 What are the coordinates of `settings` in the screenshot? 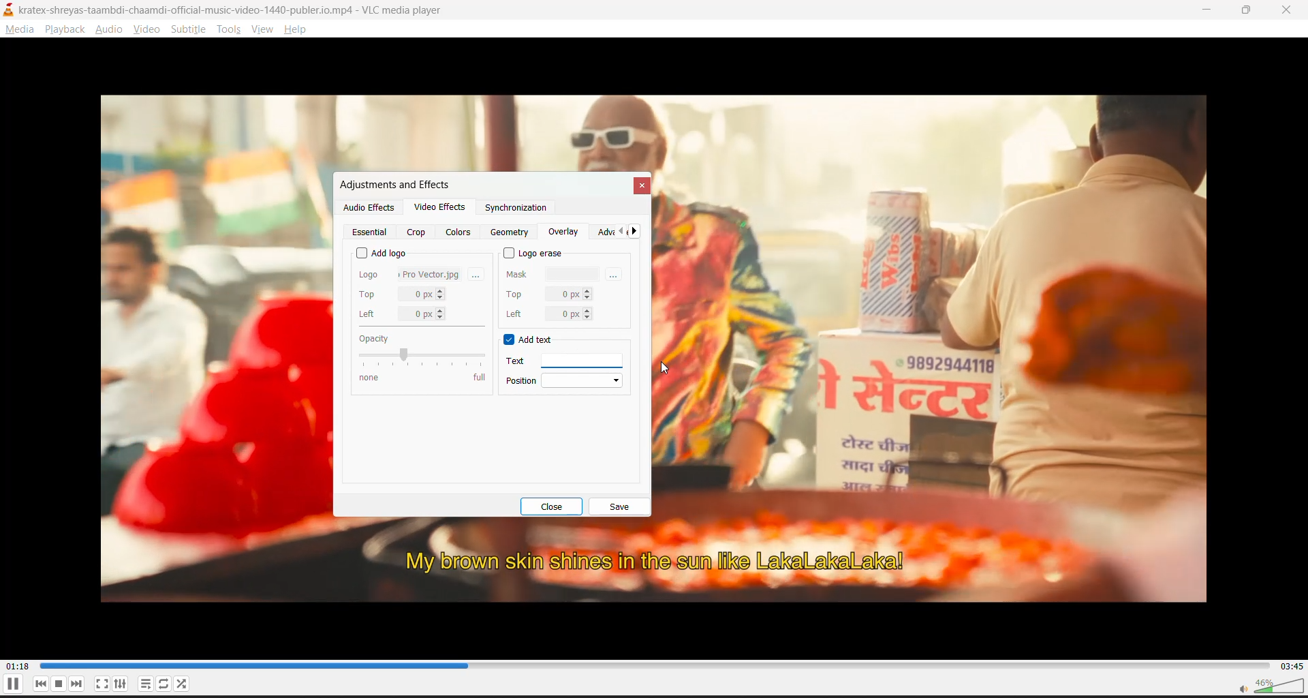 It's located at (124, 684).